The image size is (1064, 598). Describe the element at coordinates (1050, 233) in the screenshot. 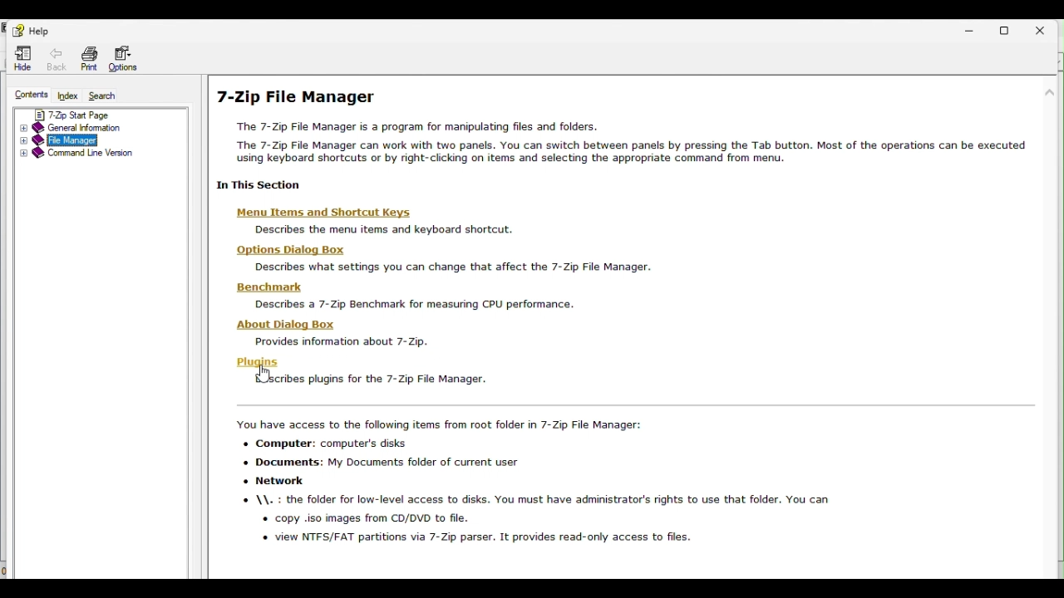

I see `scroll bar` at that location.